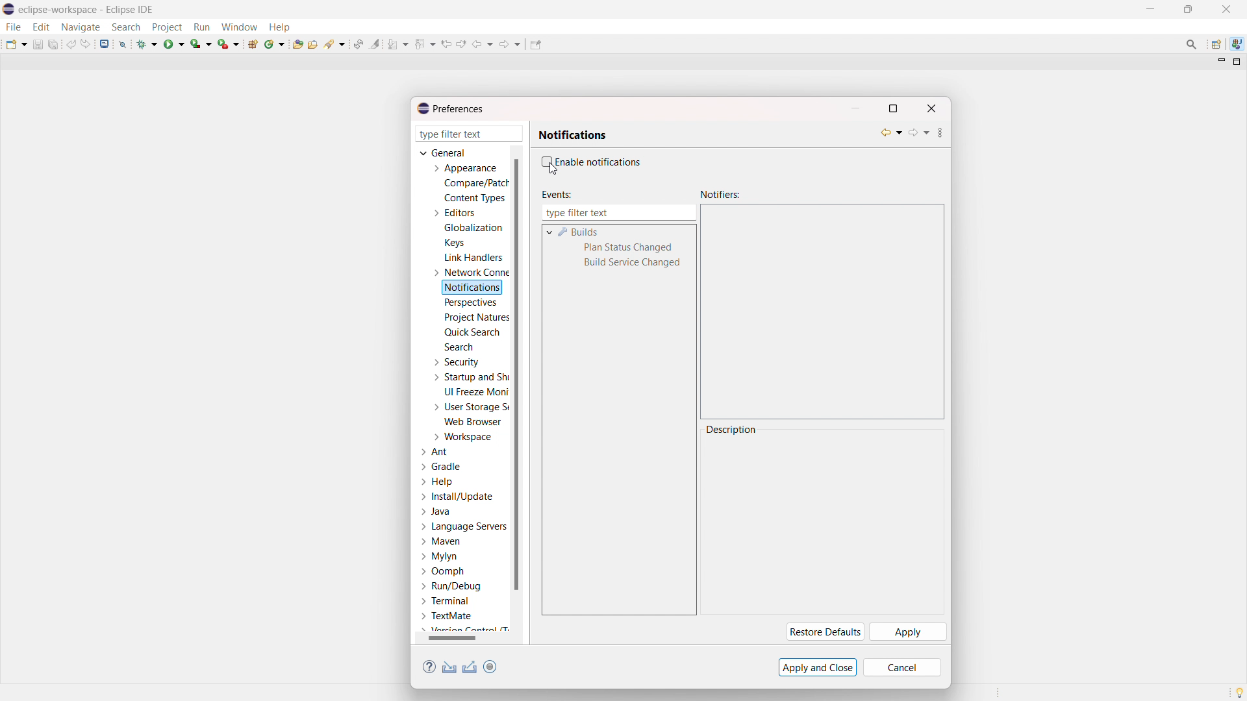  What do you see at coordinates (573, 135) in the screenshot?
I see `notifications` at bounding box center [573, 135].